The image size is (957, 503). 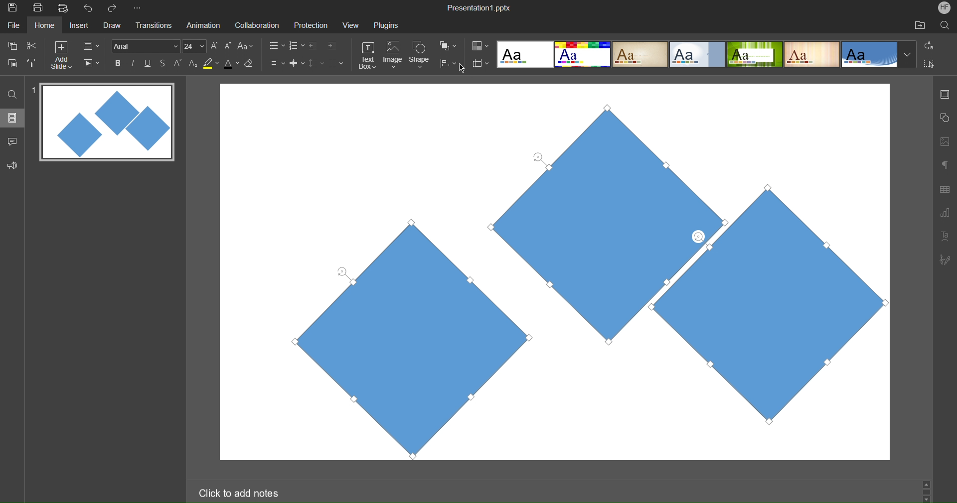 What do you see at coordinates (139, 8) in the screenshot?
I see `More` at bounding box center [139, 8].